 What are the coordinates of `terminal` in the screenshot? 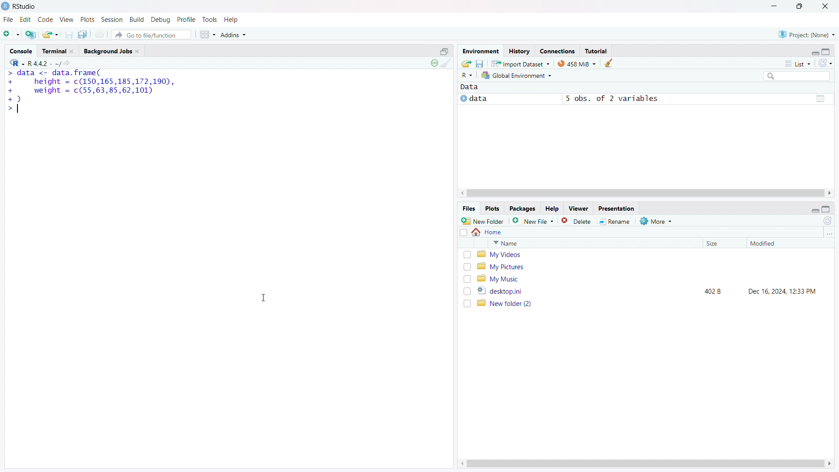 It's located at (54, 51).